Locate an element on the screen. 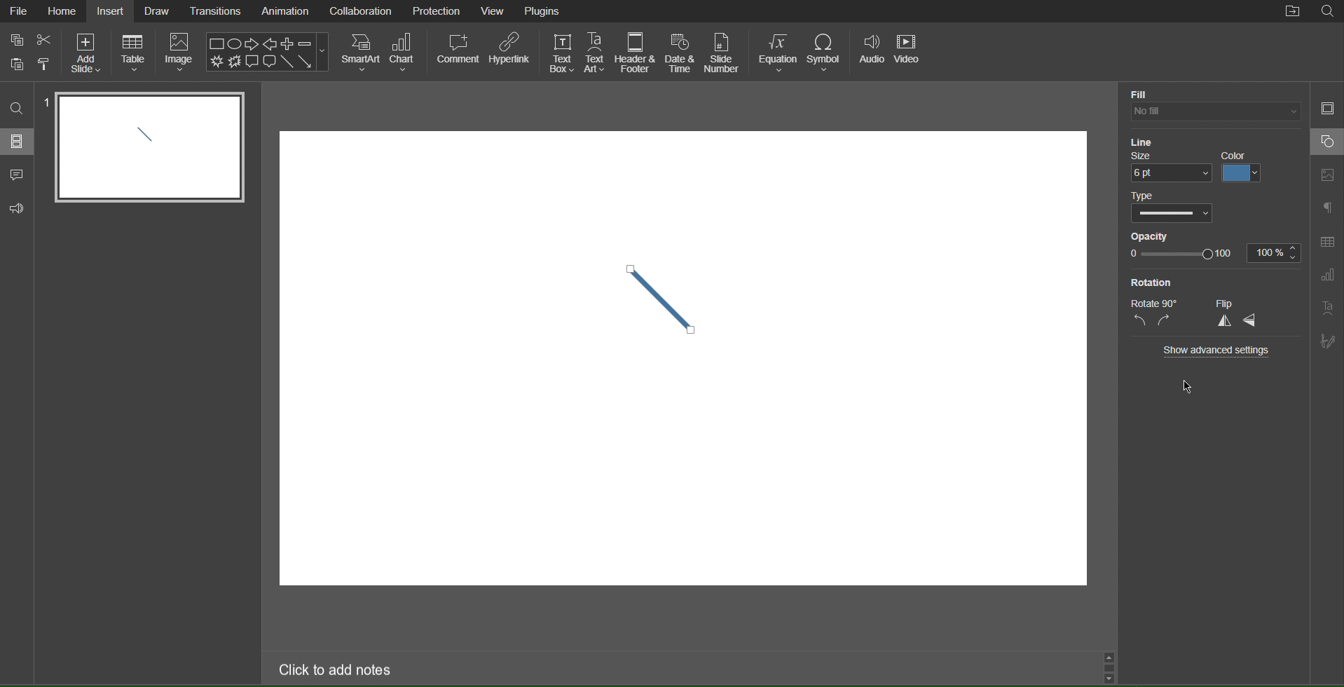 The image size is (1344, 687). Text Box is located at coordinates (559, 52).